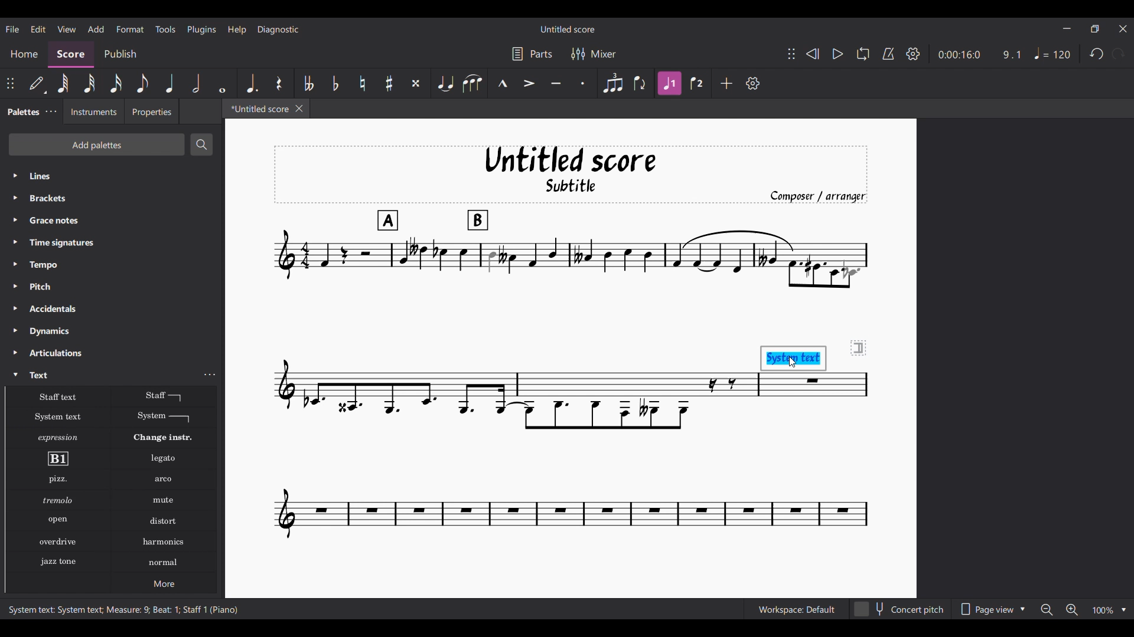 This screenshot has height=637, width=1134. What do you see at coordinates (164, 521) in the screenshot?
I see `Distort` at bounding box center [164, 521].